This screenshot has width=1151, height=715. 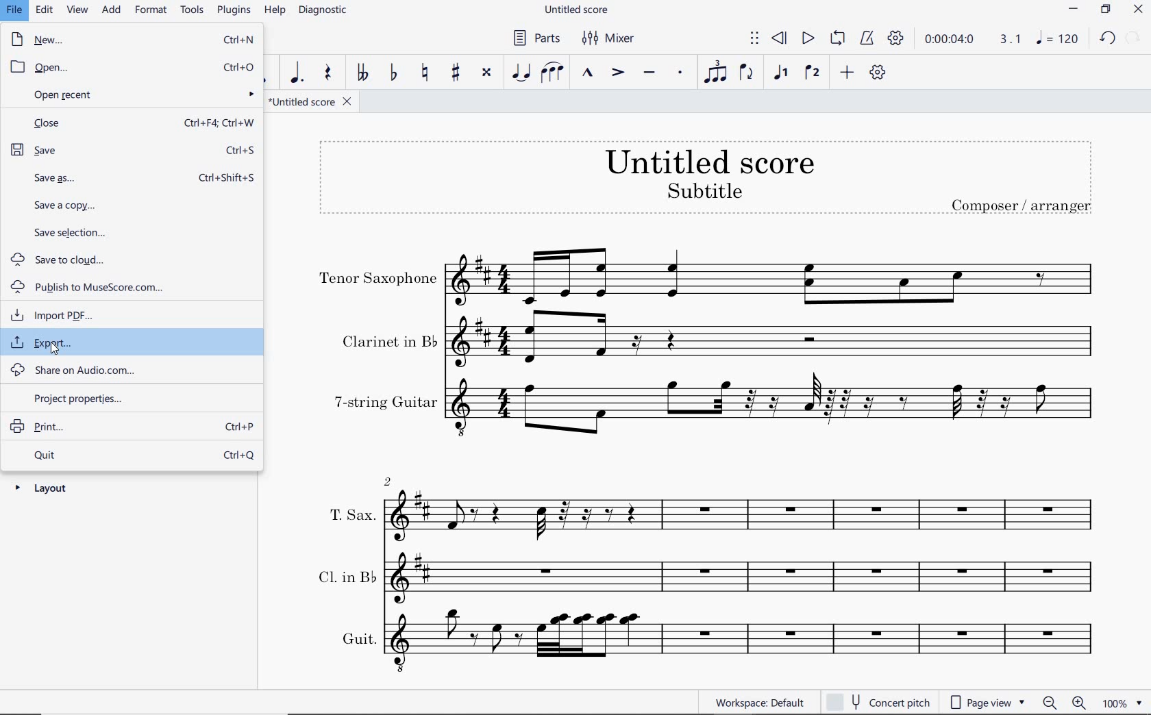 What do you see at coordinates (880, 703) in the screenshot?
I see `concert pitch` at bounding box center [880, 703].